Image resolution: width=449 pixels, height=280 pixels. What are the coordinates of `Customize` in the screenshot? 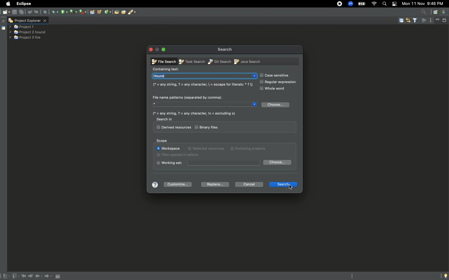 It's located at (179, 184).